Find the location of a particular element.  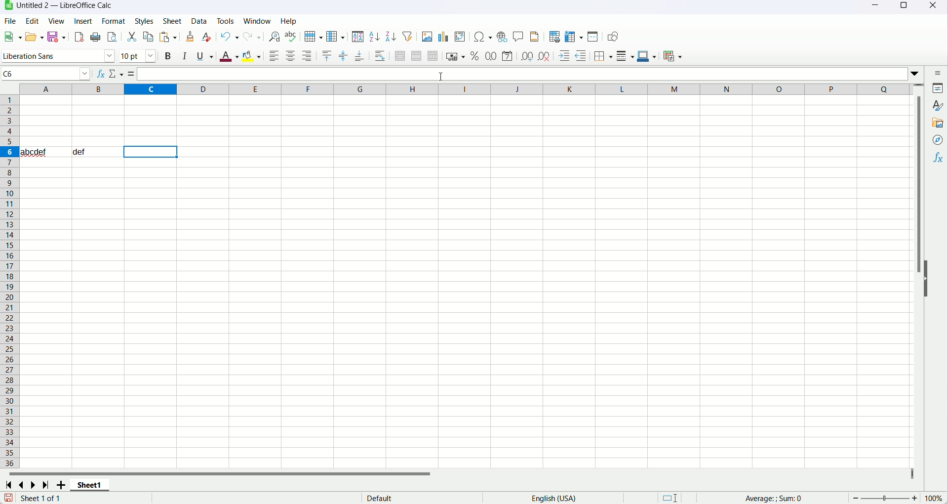

align center is located at coordinates (291, 55).